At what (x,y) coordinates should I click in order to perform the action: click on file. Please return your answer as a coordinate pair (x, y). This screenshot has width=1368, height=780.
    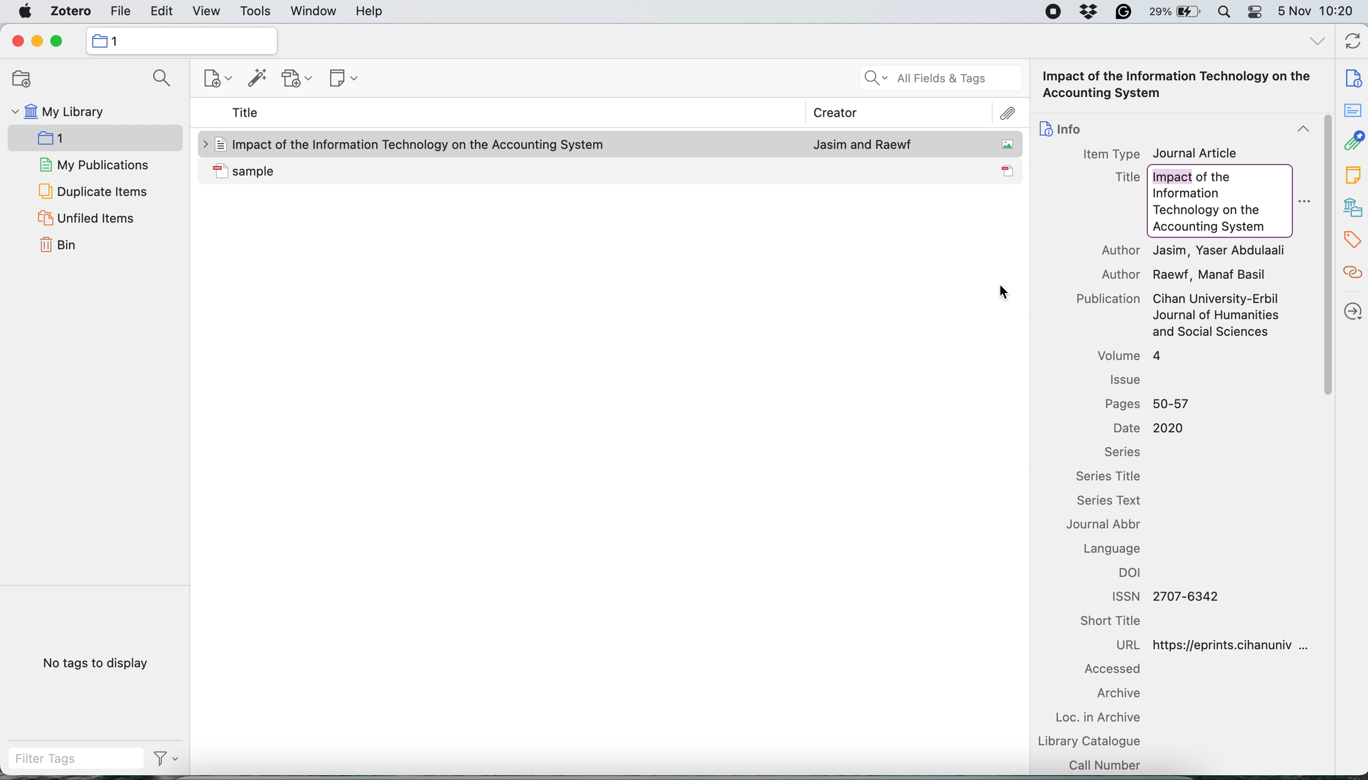
    Looking at the image, I should click on (120, 11).